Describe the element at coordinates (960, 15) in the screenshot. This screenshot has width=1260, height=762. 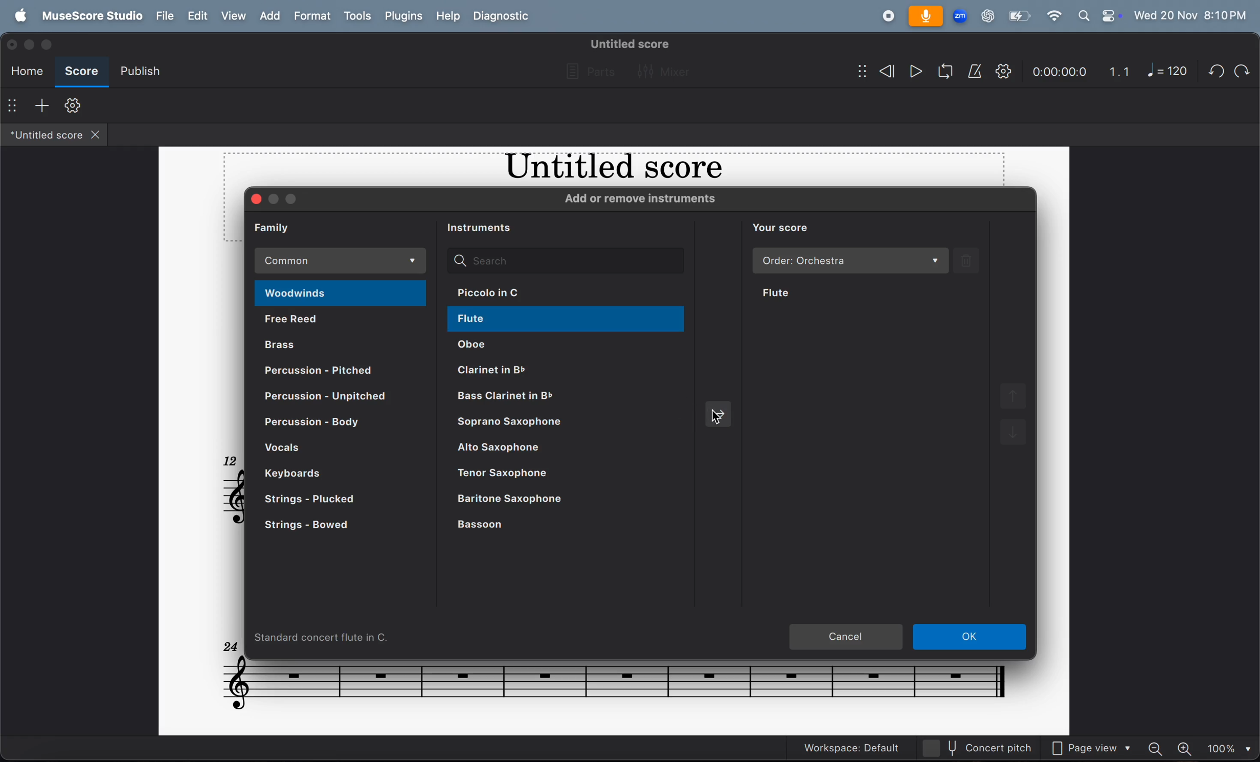
I see `zoom` at that location.